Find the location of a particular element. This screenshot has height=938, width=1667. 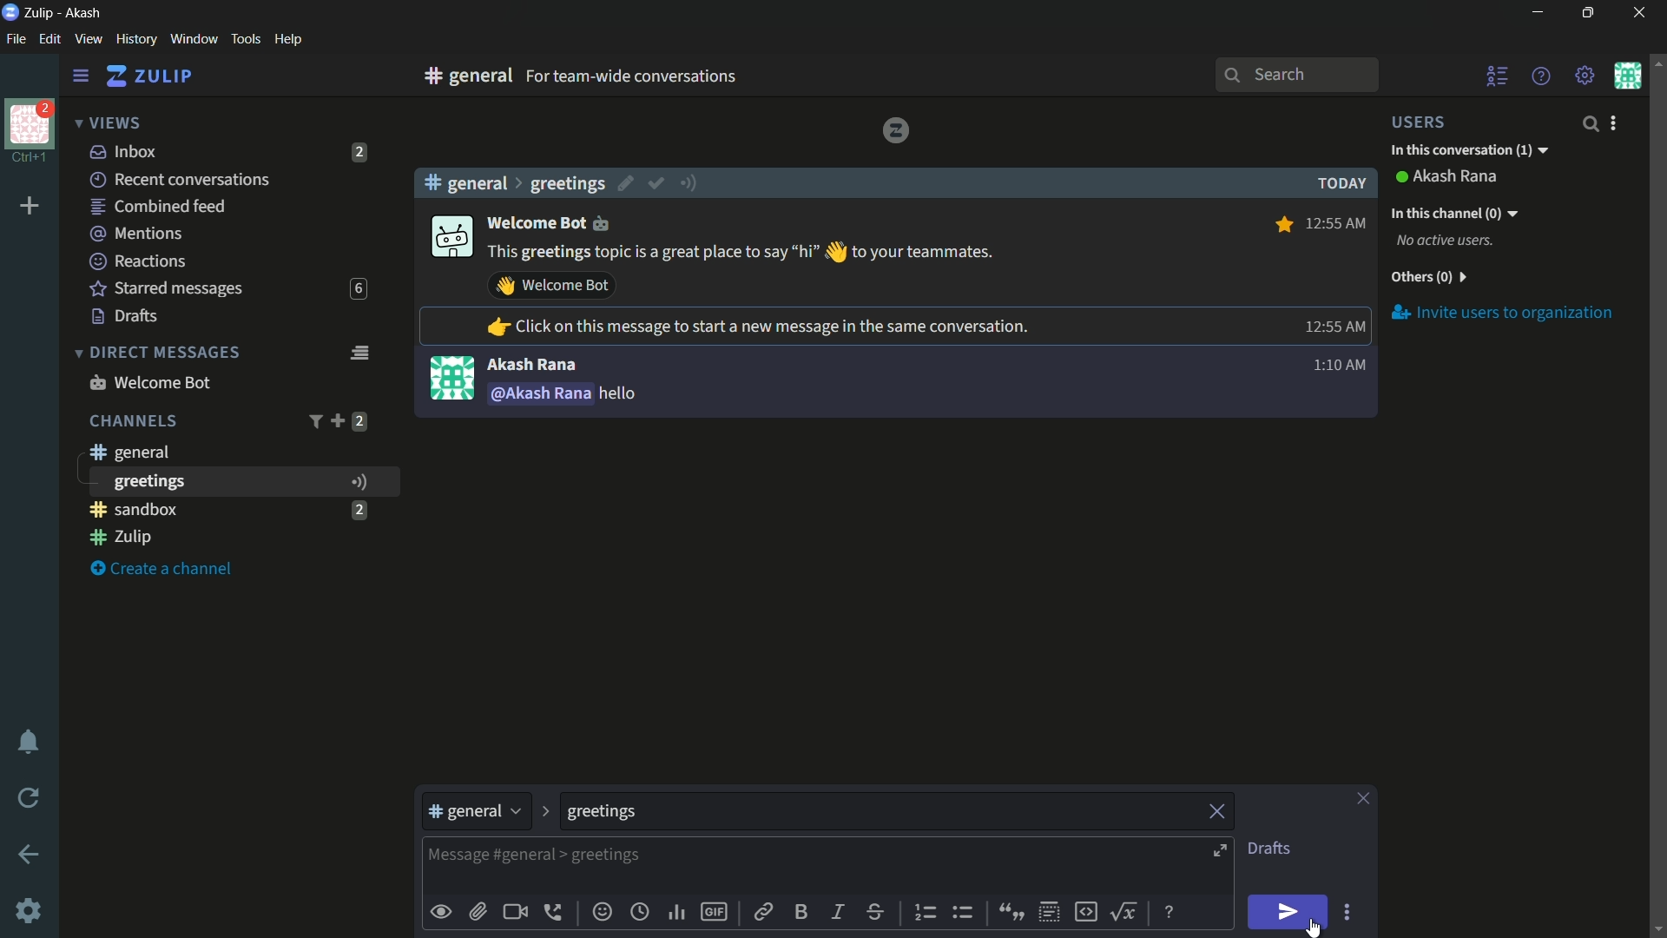

minimize is located at coordinates (1537, 13).